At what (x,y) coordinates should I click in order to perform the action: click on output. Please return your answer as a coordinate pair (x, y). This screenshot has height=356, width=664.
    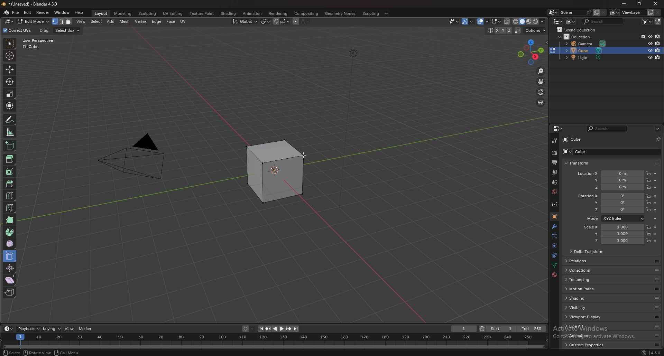
    Looking at the image, I should click on (553, 163).